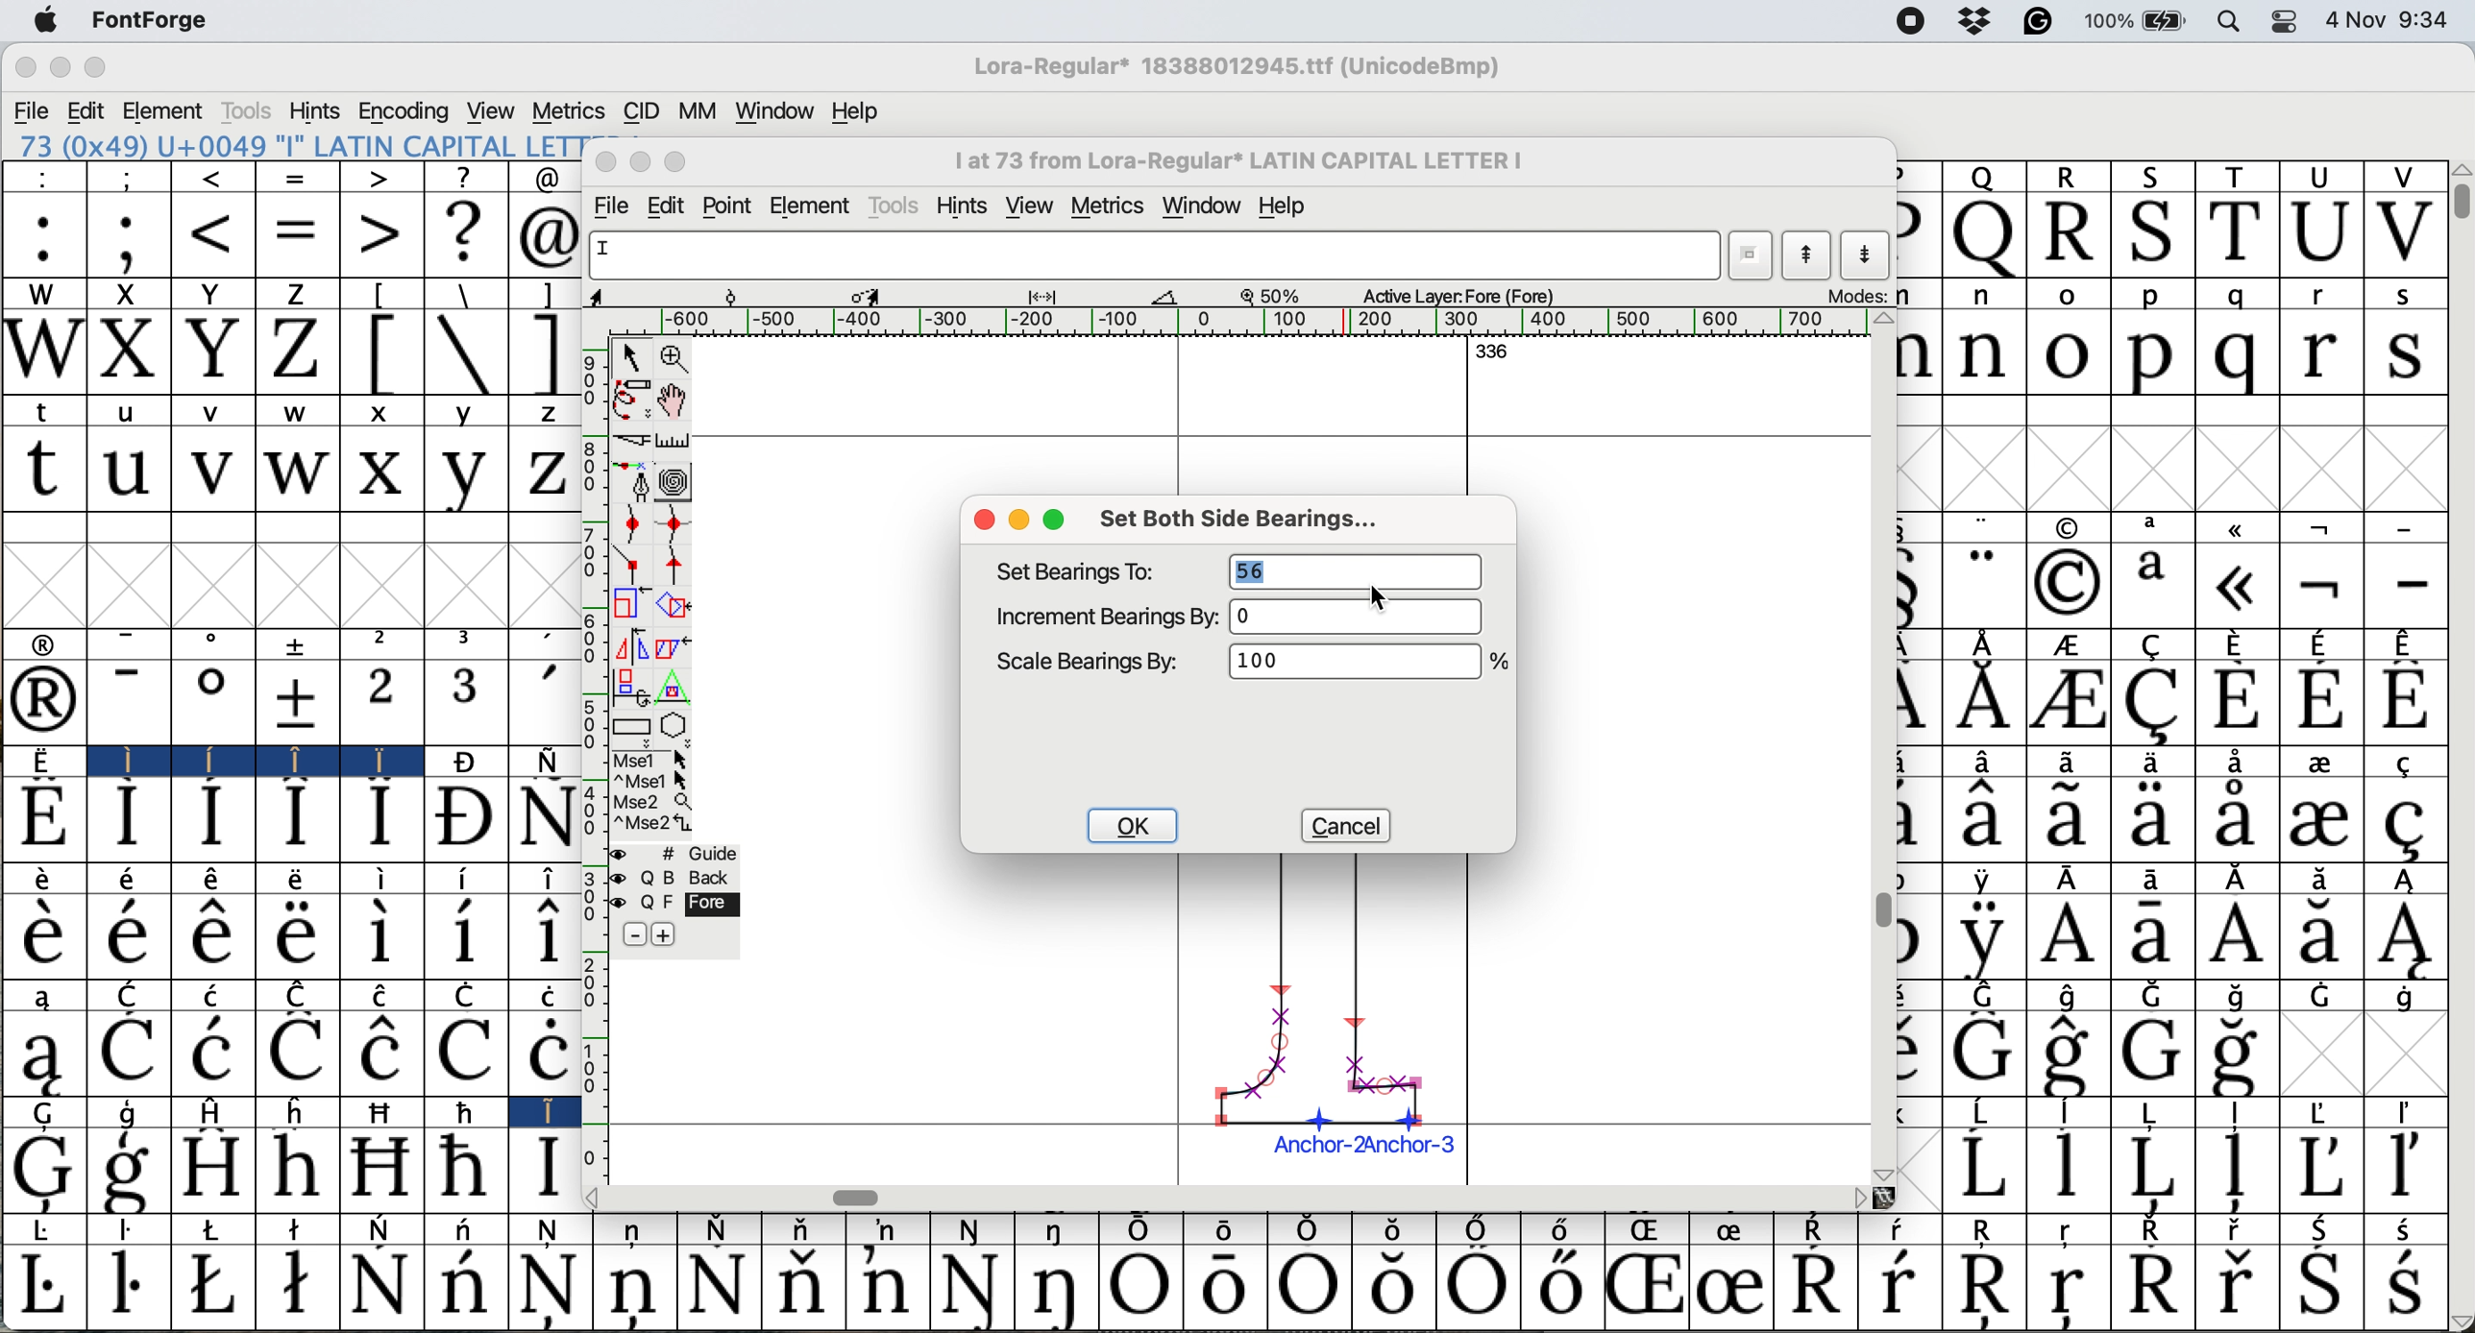 The image size is (2475, 1333). I want to click on Symbol, so click(1558, 1288).